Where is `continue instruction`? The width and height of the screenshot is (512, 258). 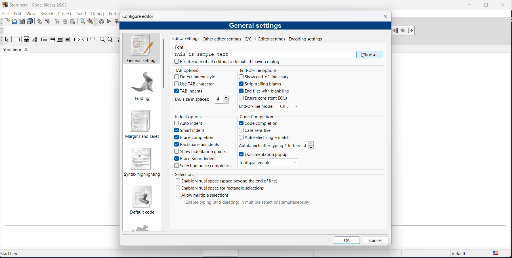
continue instruction is located at coordinates (85, 40).